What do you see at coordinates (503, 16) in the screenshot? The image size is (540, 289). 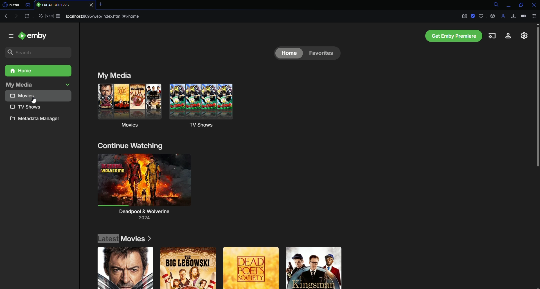 I see `Profile` at bounding box center [503, 16].